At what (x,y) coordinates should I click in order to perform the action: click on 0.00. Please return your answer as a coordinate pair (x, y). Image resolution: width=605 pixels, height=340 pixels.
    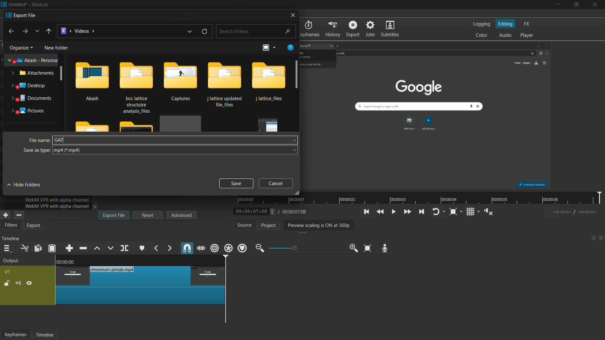
    Looking at the image, I should click on (67, 261).